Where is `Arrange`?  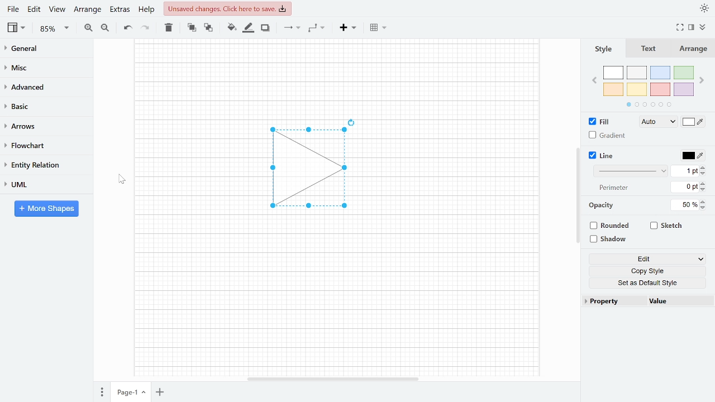 Arrange is located at coordinates (692, 49).